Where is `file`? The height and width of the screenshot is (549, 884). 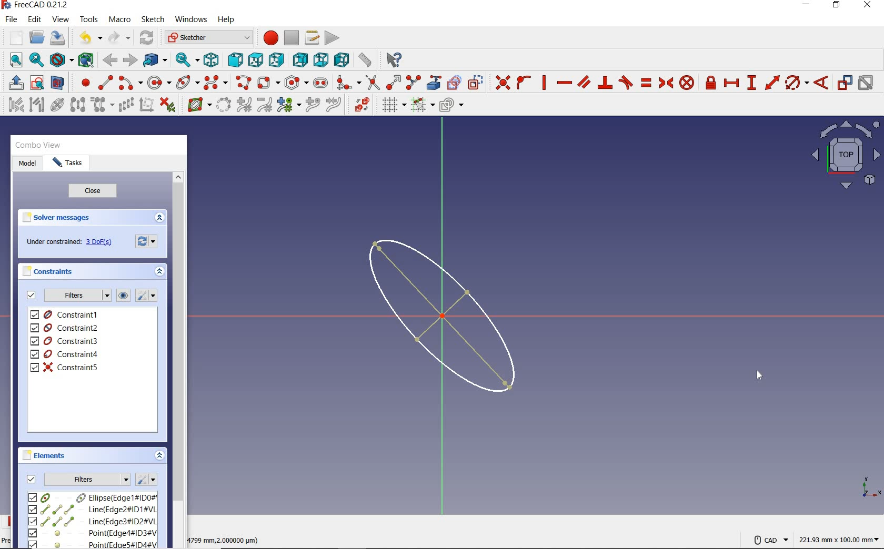
file is located at coordinates (11, 19).